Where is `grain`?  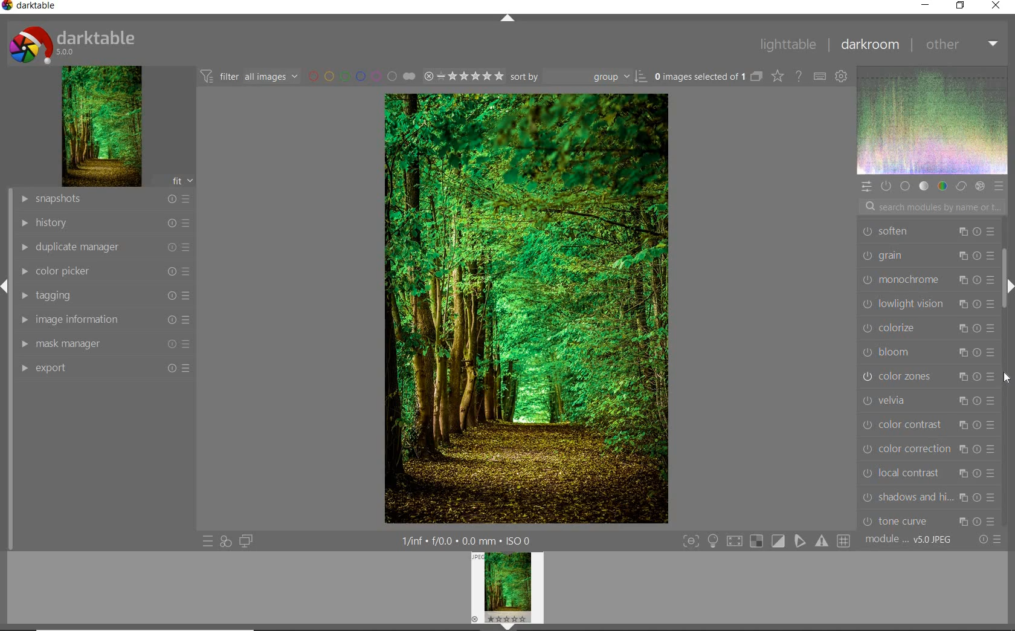
grain is located at coordinates (927, 256).